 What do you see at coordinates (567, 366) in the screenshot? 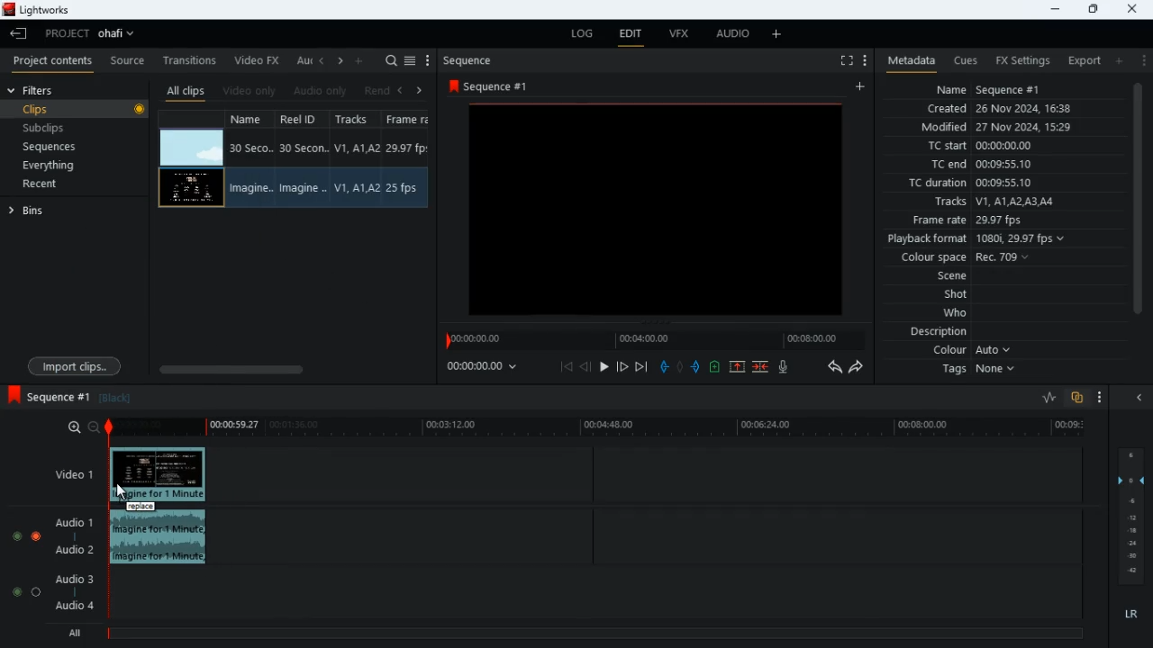
I see `beggining` at bounding box center [567, 366].